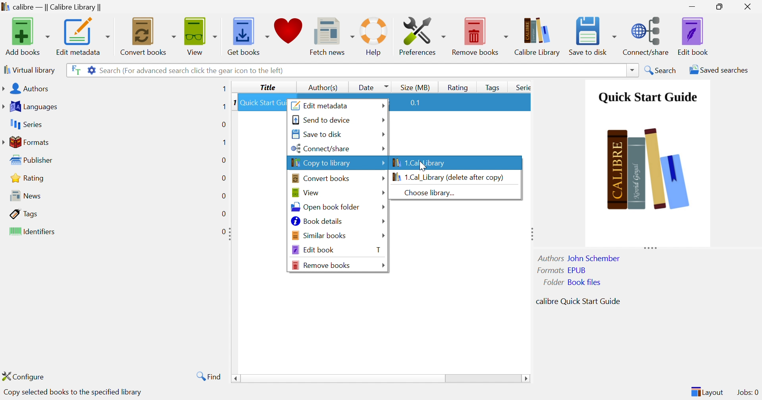  Describe the element at coordinates (320, 105) in the screenshot. I see `Edit metadata` at that location.